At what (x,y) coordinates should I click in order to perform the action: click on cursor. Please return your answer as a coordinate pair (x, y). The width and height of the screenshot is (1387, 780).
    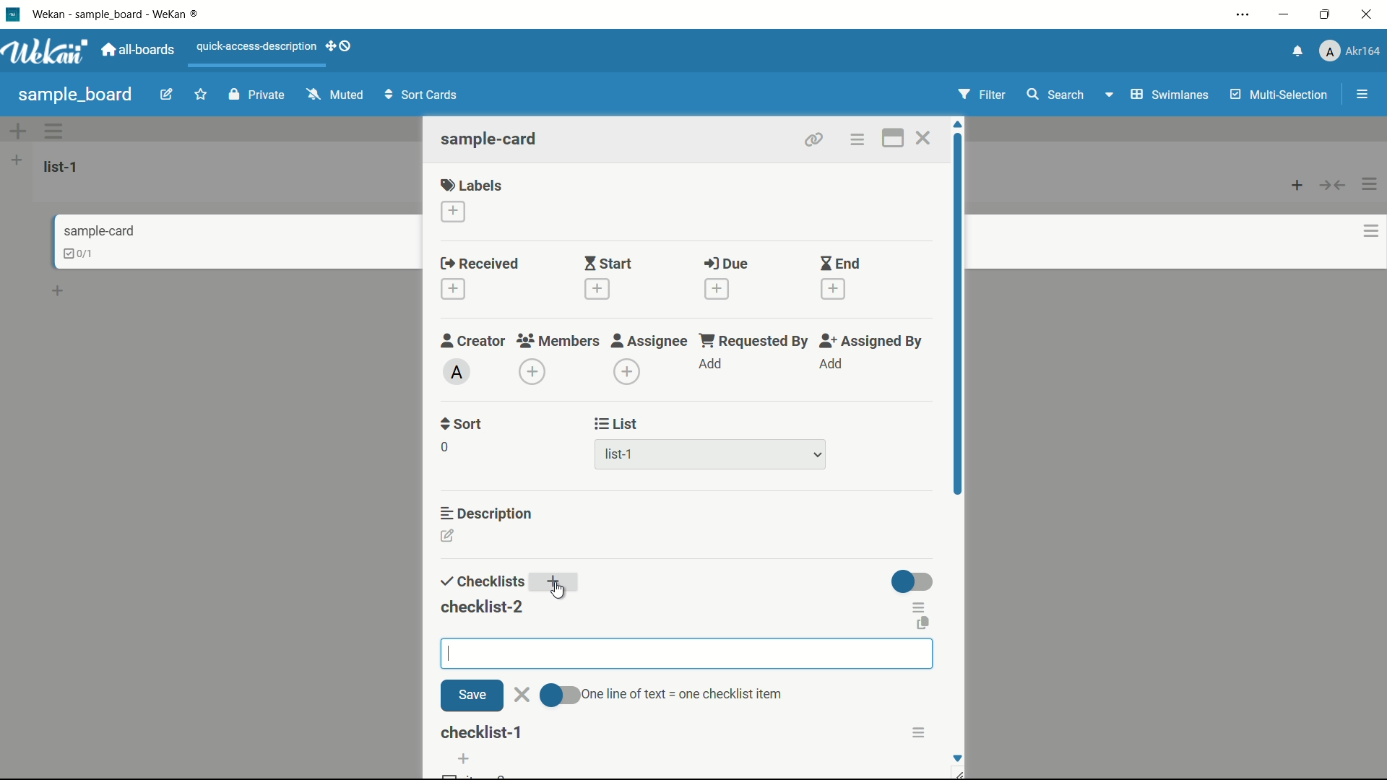
    Looking at the image, I should click on (560, 589).